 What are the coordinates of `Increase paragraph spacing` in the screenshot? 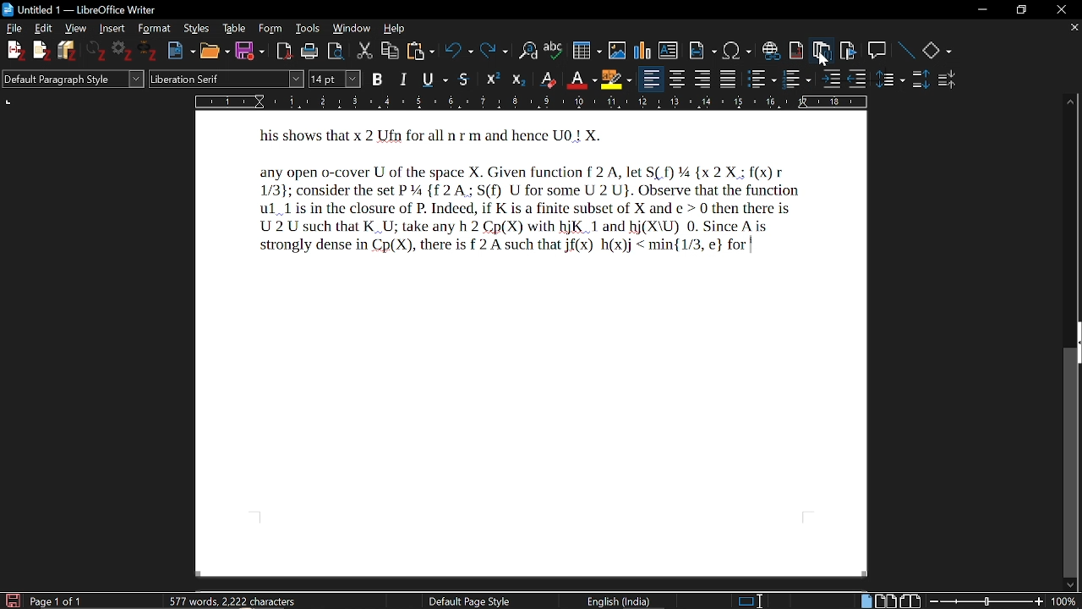 It's located at (921, 81).